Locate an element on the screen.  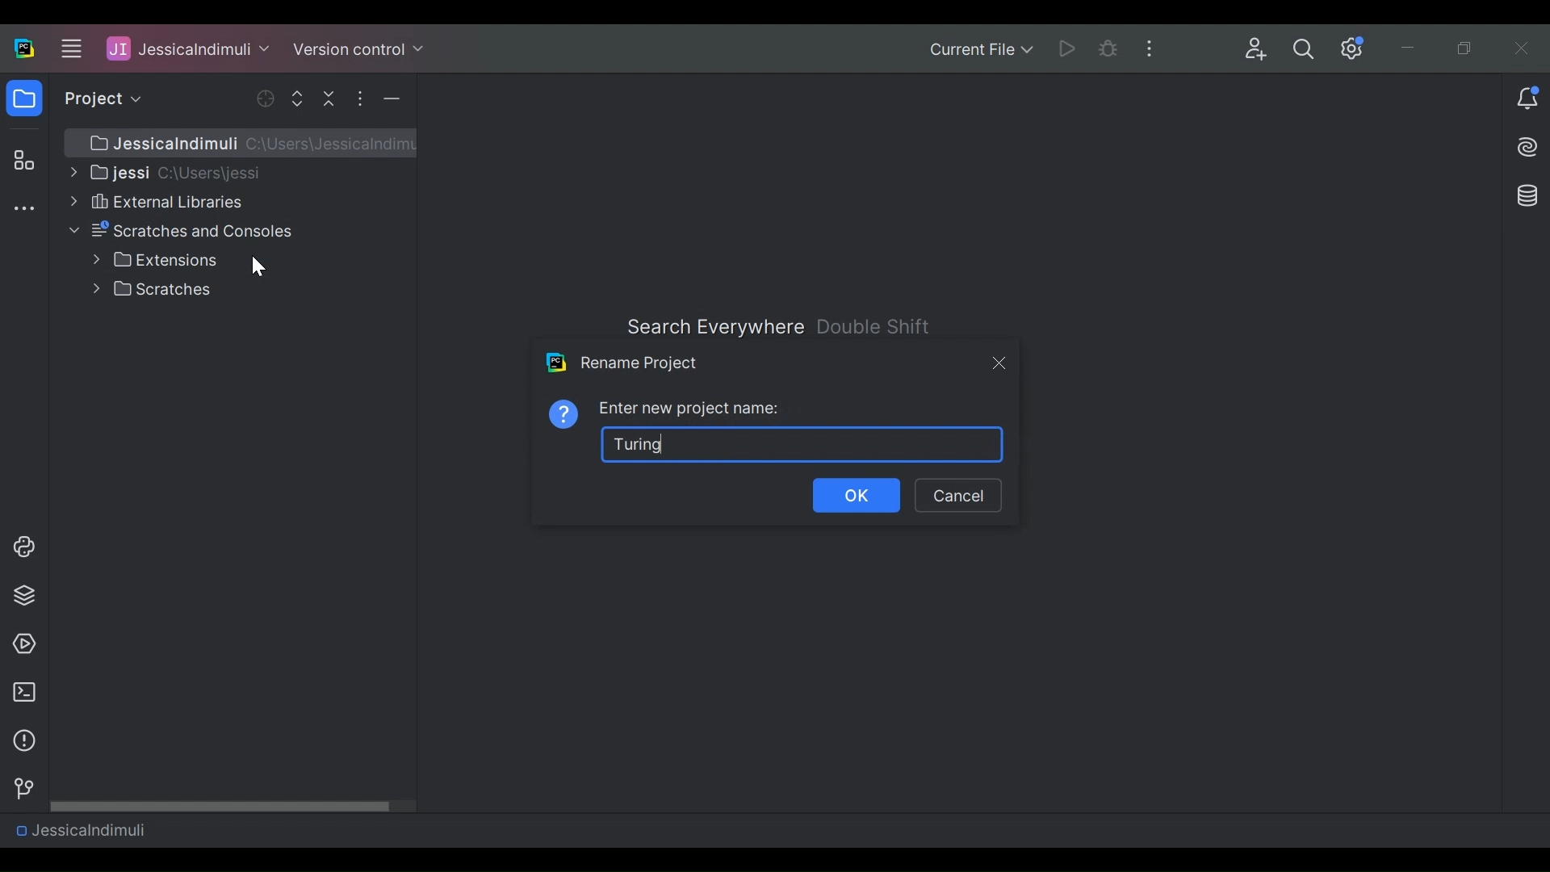
Information is located at coordinates (564, 413).